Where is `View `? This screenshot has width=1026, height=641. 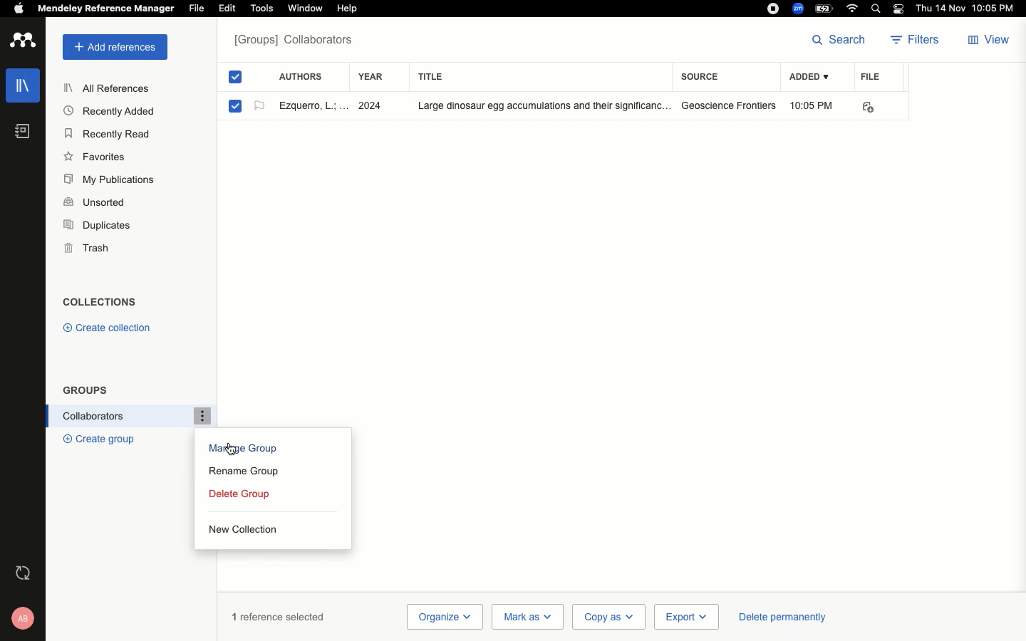
View  is located at coordinates (990, 41).